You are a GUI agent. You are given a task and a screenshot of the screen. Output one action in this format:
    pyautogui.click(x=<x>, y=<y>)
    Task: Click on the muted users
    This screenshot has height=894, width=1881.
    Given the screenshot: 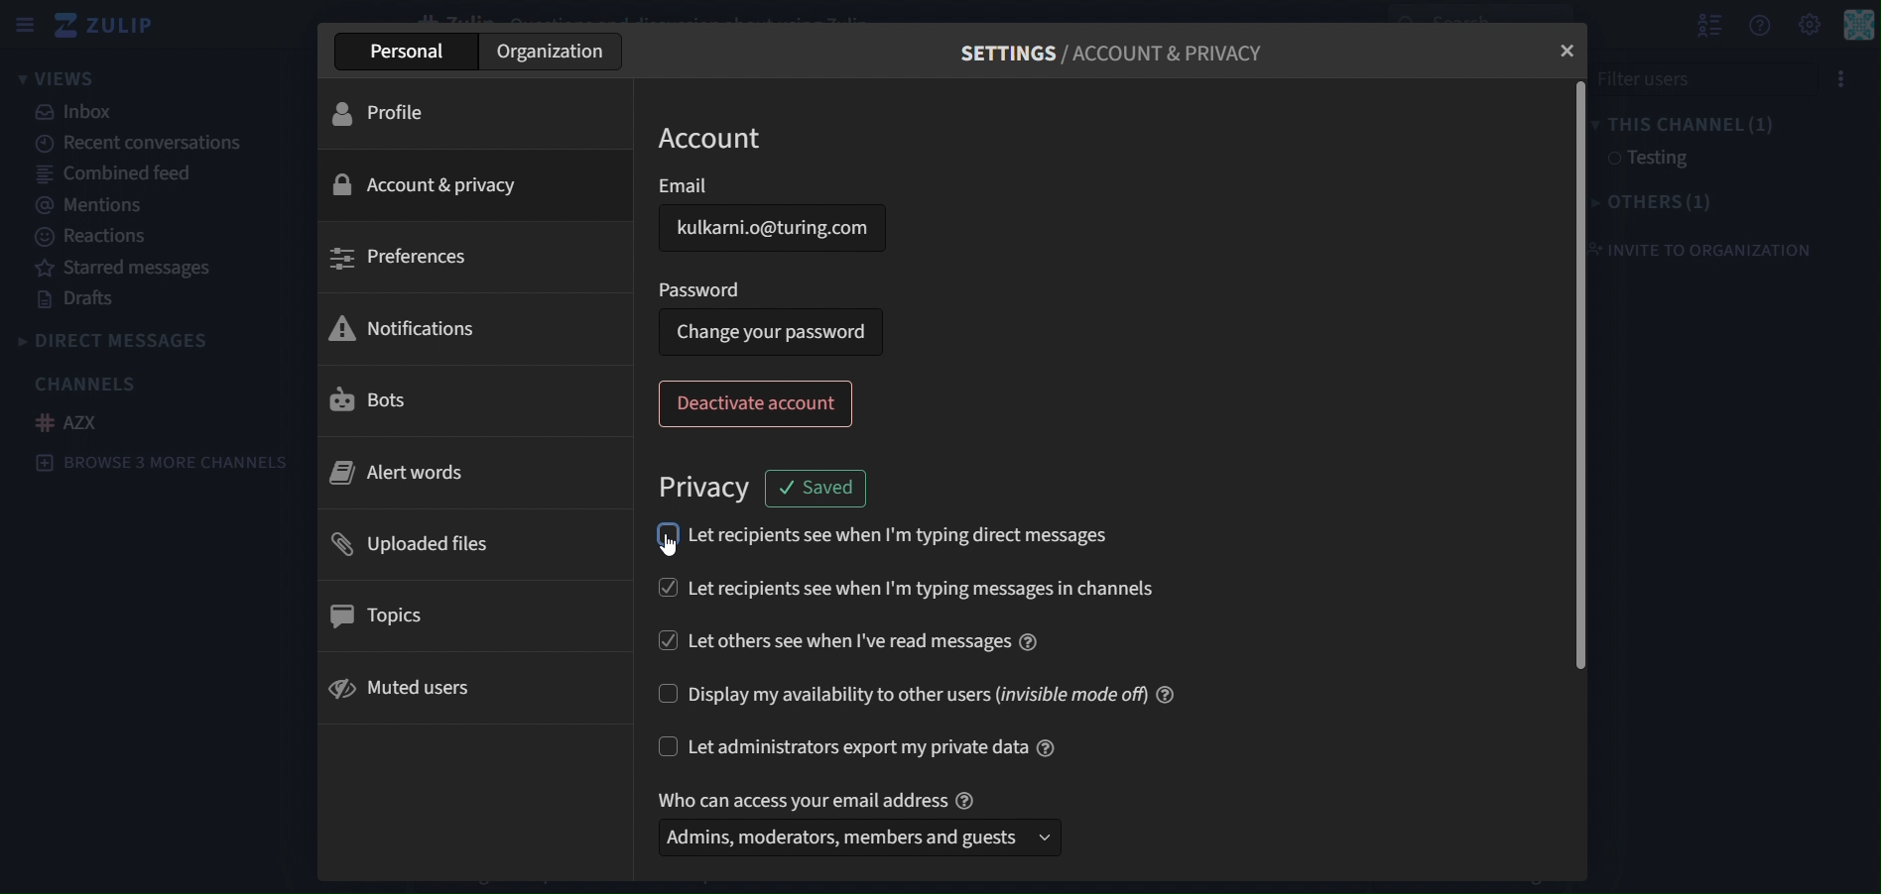 What is the action you would take?
    pyautogui.click(x=409, y=686)
    